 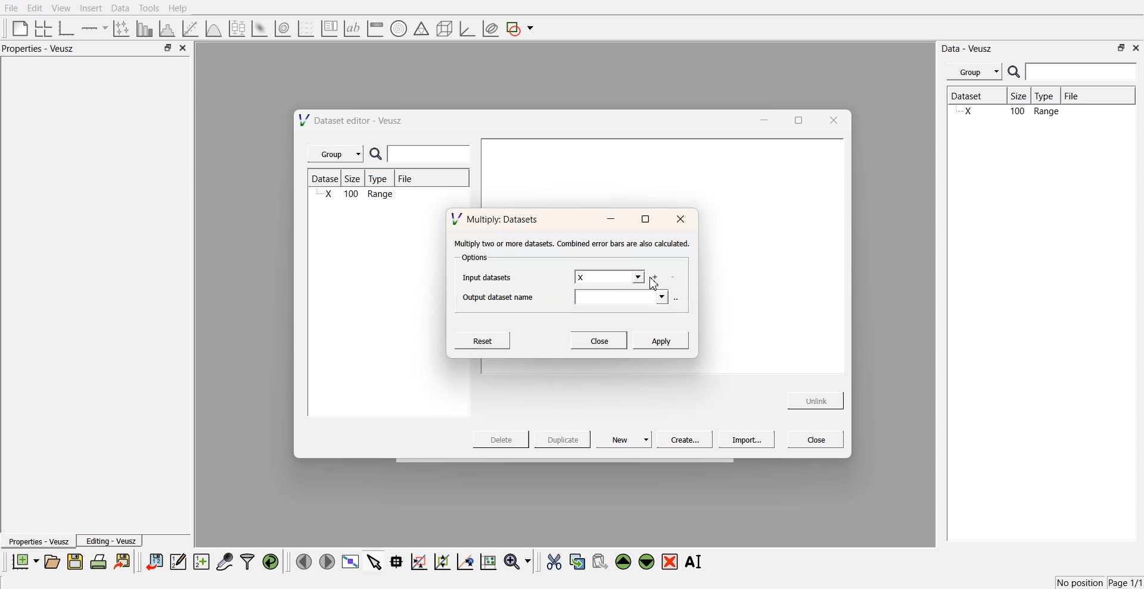 What do you see at coordinates (683, 439) in the screenshot?
I see `Create...` at bounding box center [683, 439].